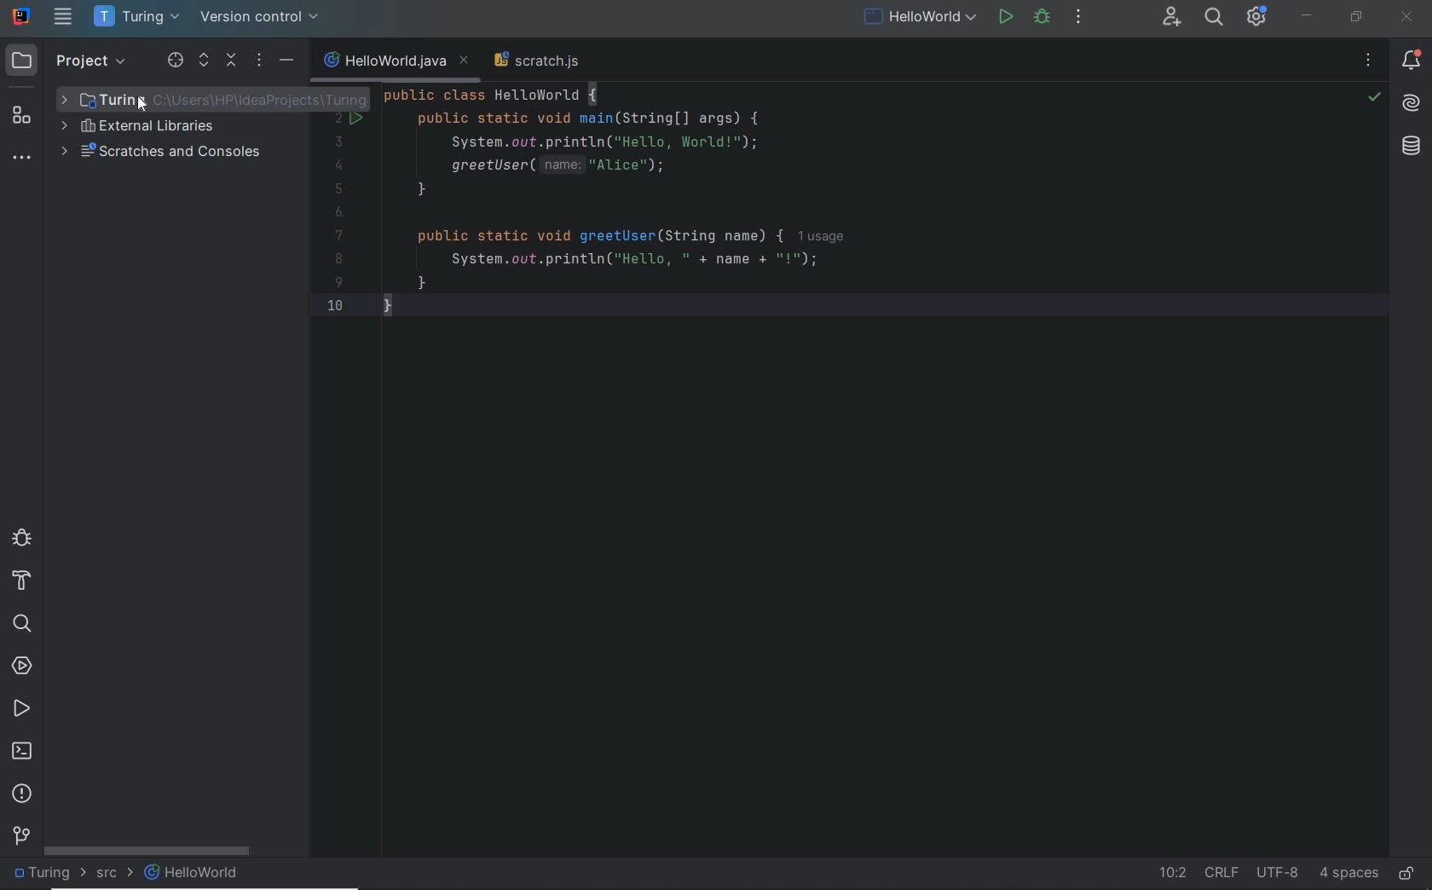  What do you see at coordinates (1357, 16) in the screenshot?
I see `RESTORE DOWN` at bounding box center [1357, 16].